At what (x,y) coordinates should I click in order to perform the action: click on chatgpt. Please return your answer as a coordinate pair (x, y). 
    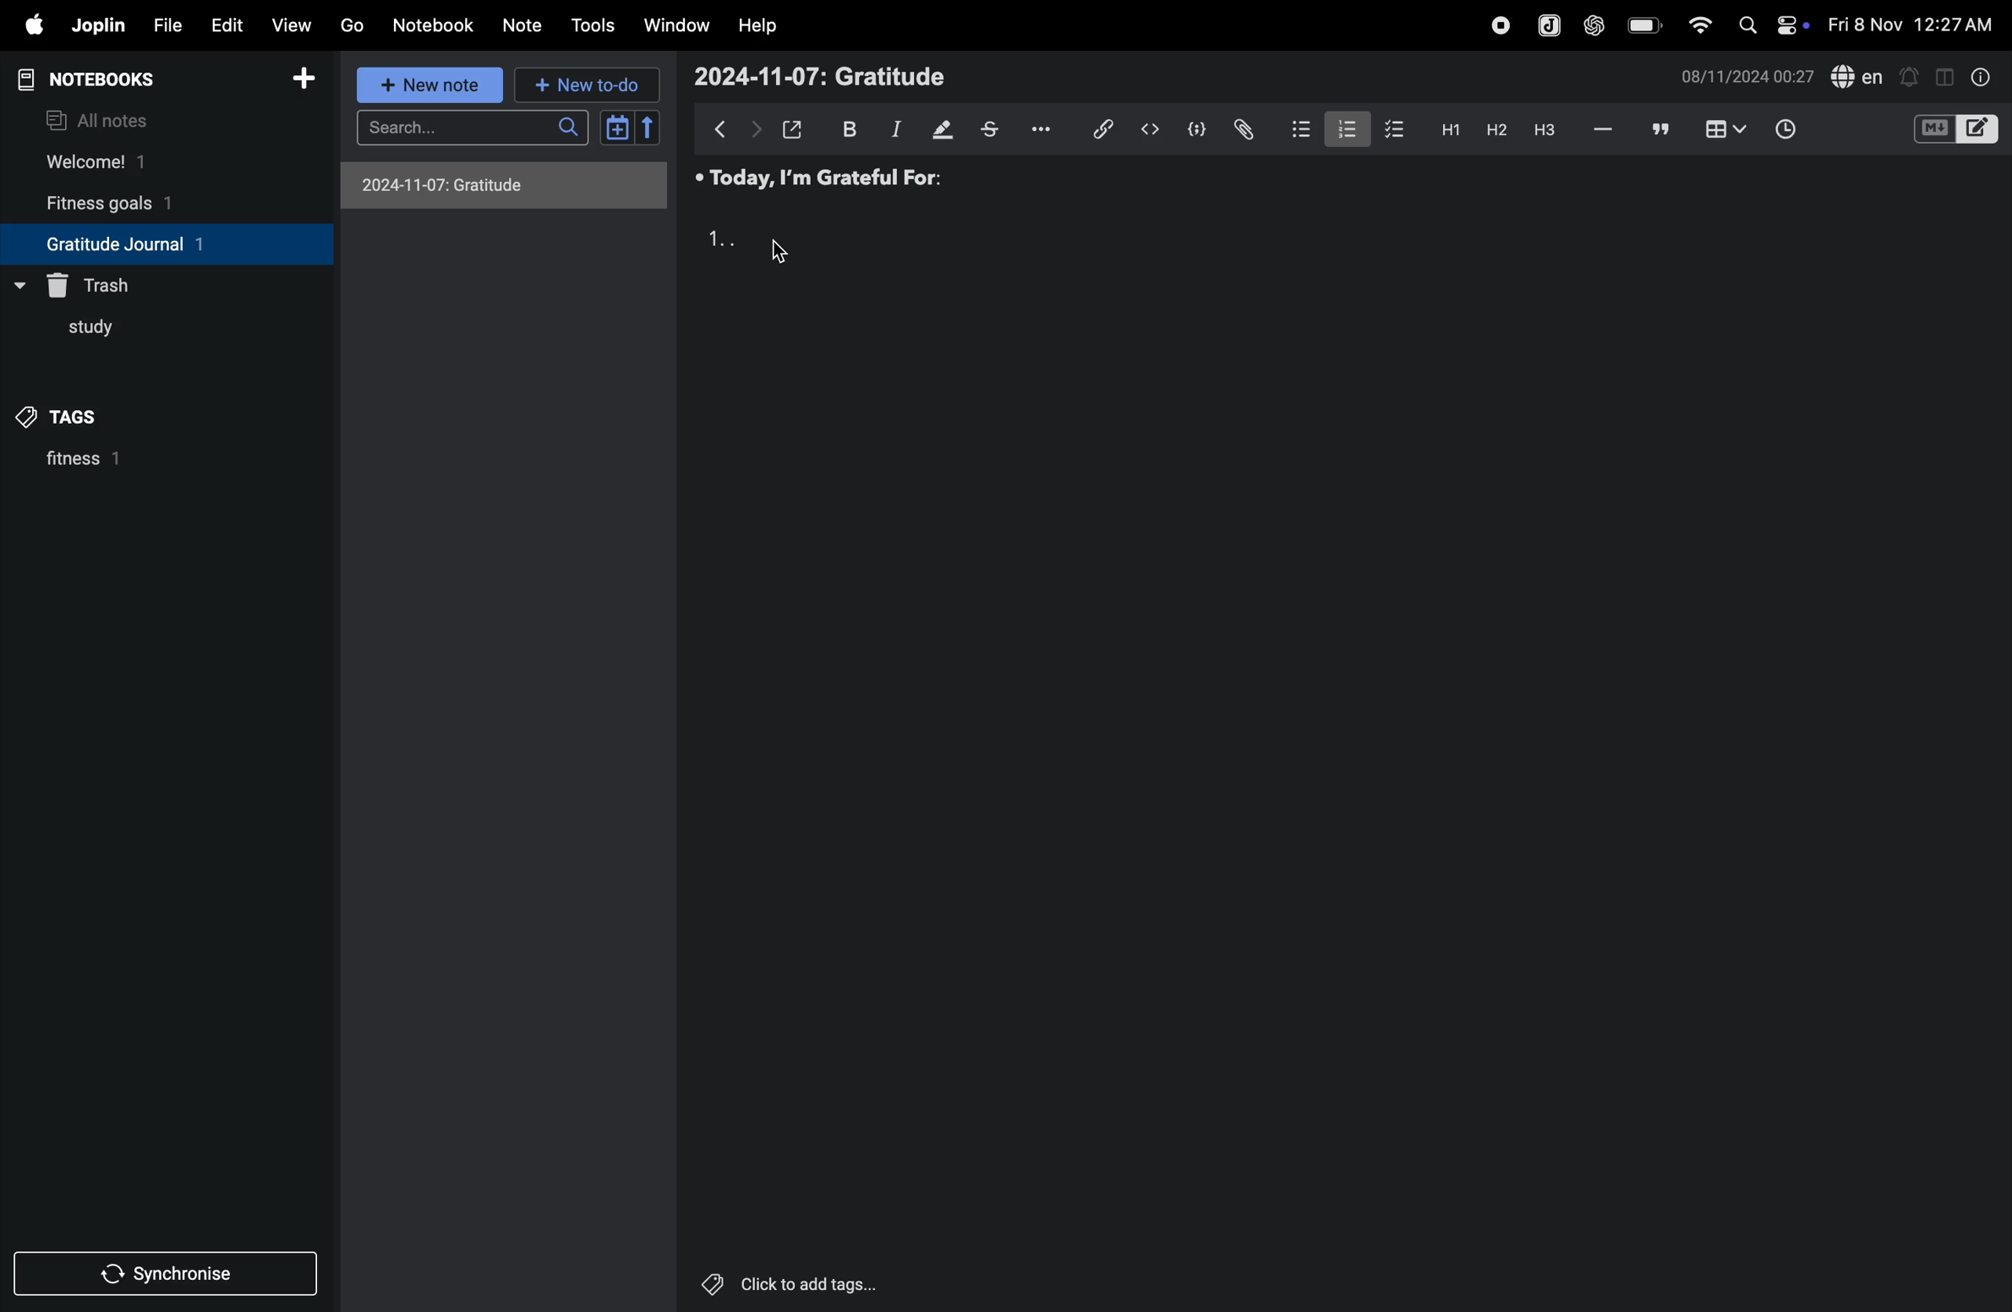
    Looking at the image, I should click on (1593, 27).